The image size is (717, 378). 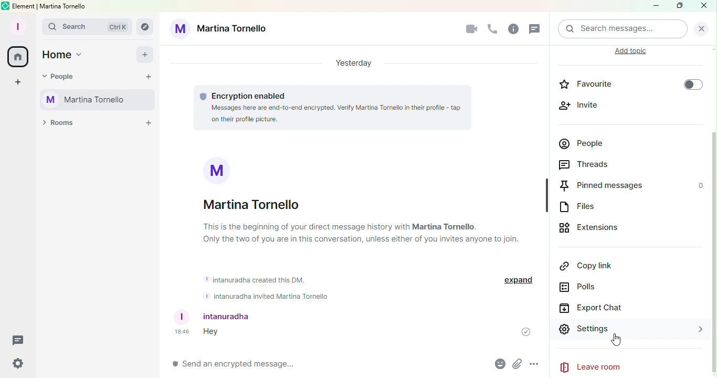 What do you see at coordinates (604, 165) in the screenshot?
I see `Threads` at bounding box center [604, 165].